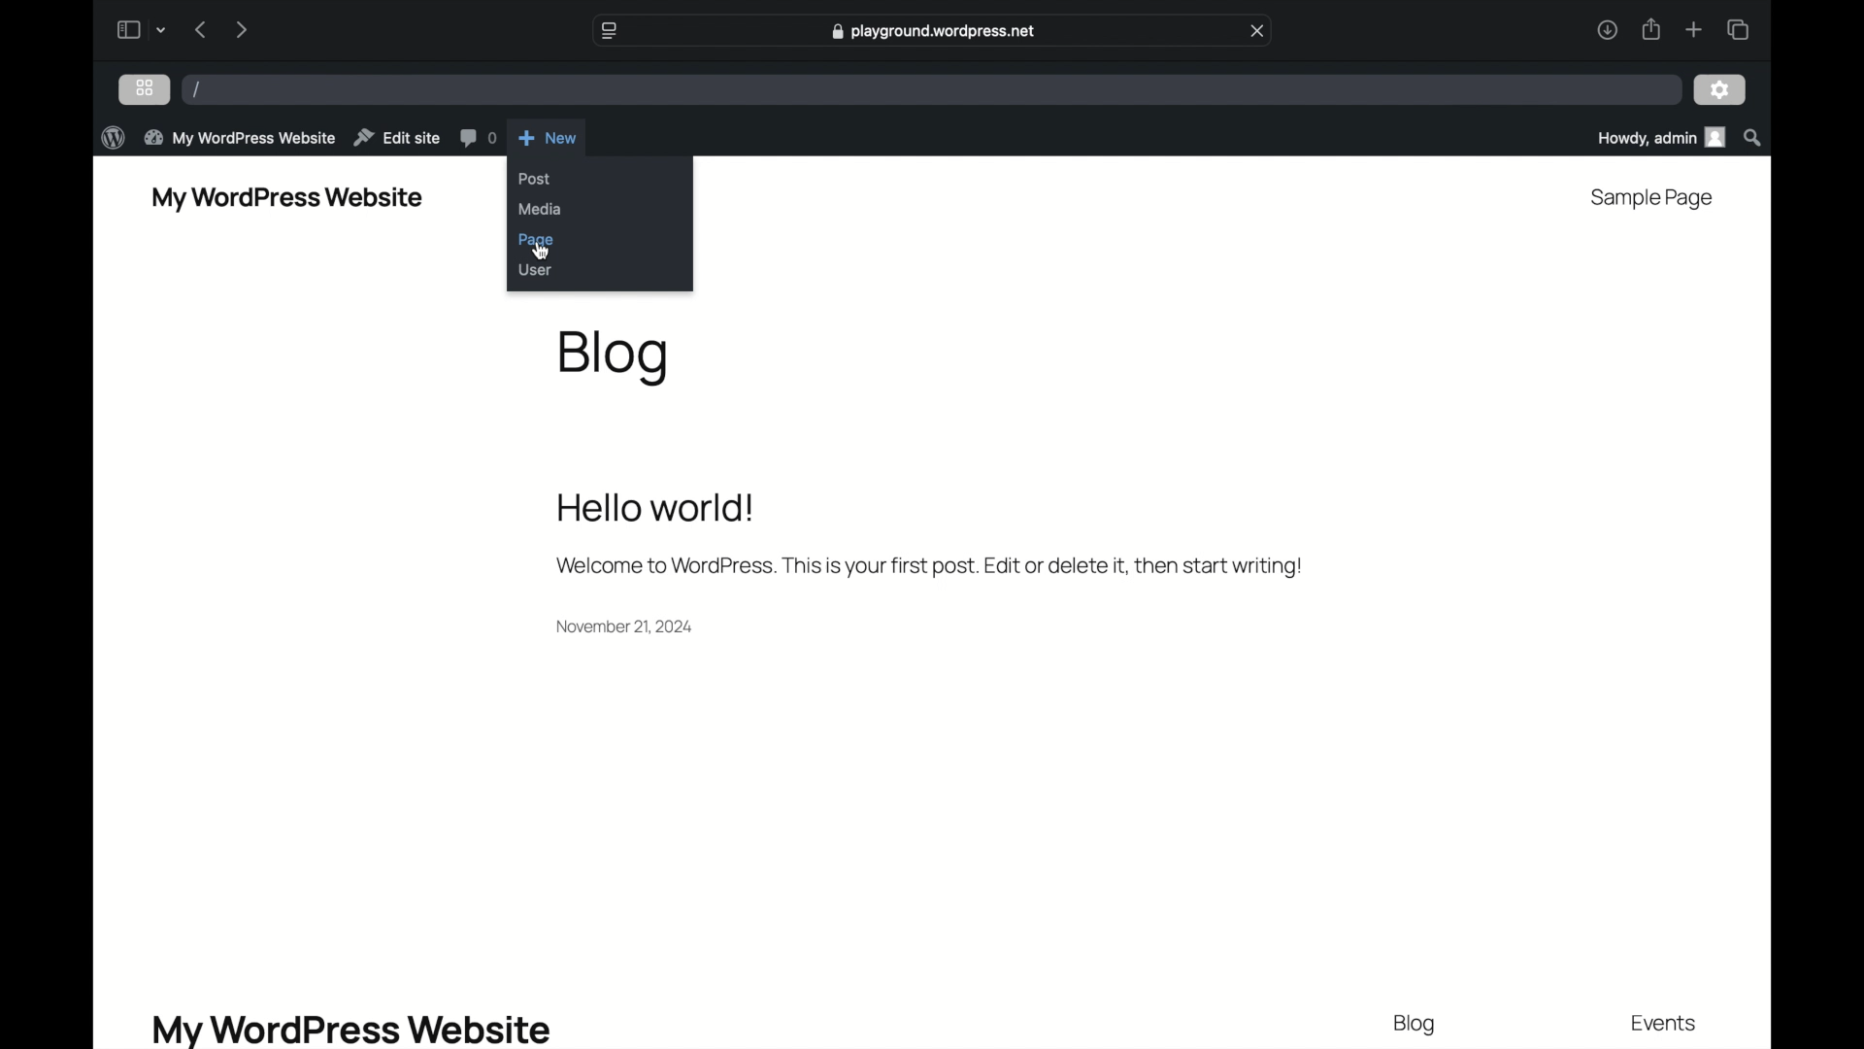 The height and width of the screenshot is (1049, 1864). Describe the element at coordinates (937, 564) in the screenshot. I see `Welcome to WordPress. This is your first post. Edit or delete it, then start writing!` at that location.